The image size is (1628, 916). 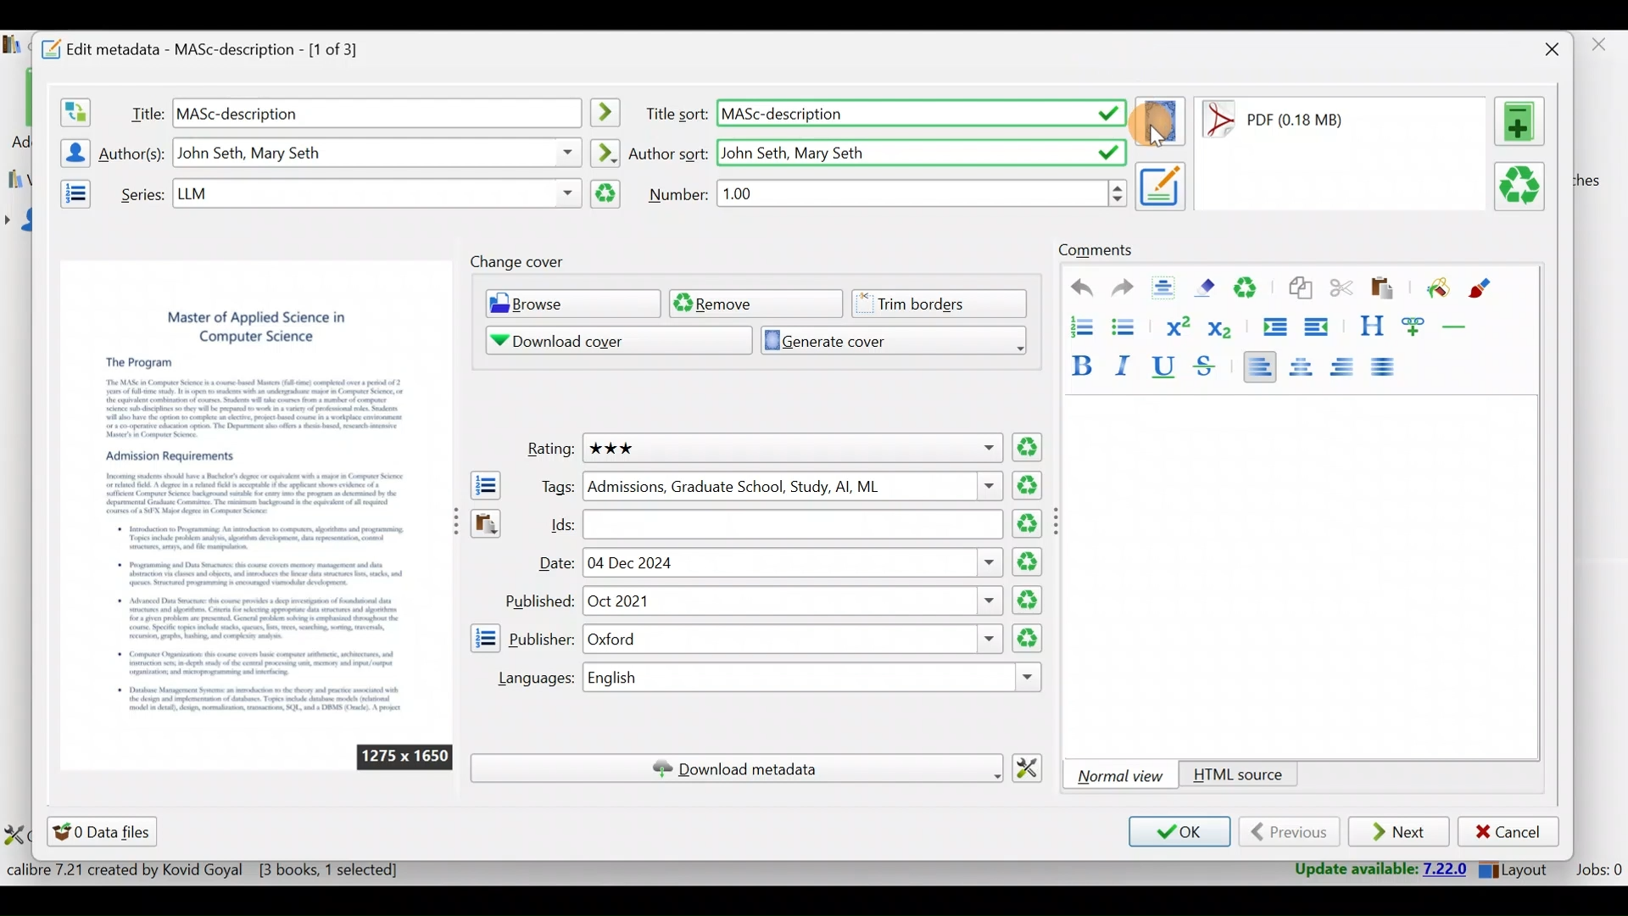 What do you see at coordinates (1060, 521) in the screenshot?
I see `` at bounding box center [1060, 521].